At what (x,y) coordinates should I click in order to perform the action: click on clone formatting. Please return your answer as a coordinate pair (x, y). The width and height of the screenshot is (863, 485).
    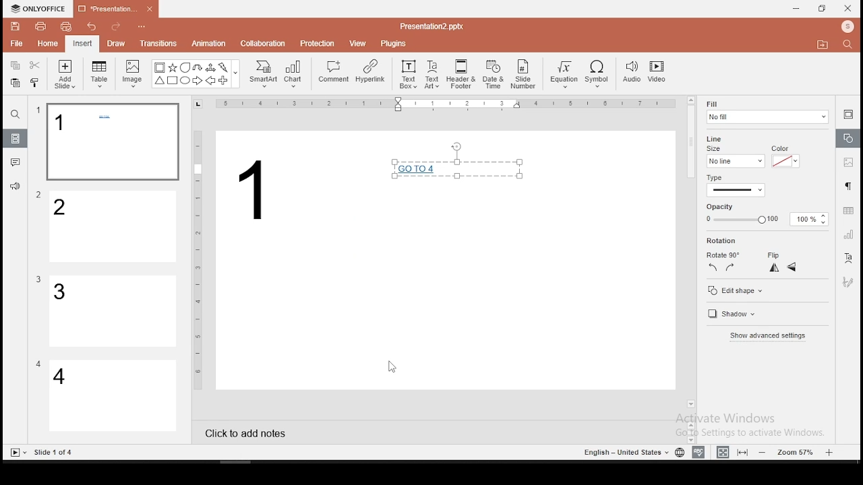
    Looking at the image, I should click on (37, 84).